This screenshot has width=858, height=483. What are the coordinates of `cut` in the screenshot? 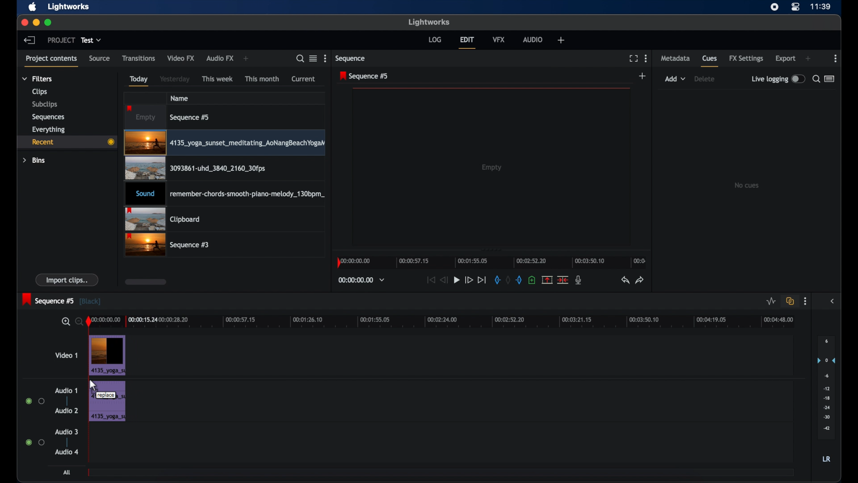 It's located at (563, 280).